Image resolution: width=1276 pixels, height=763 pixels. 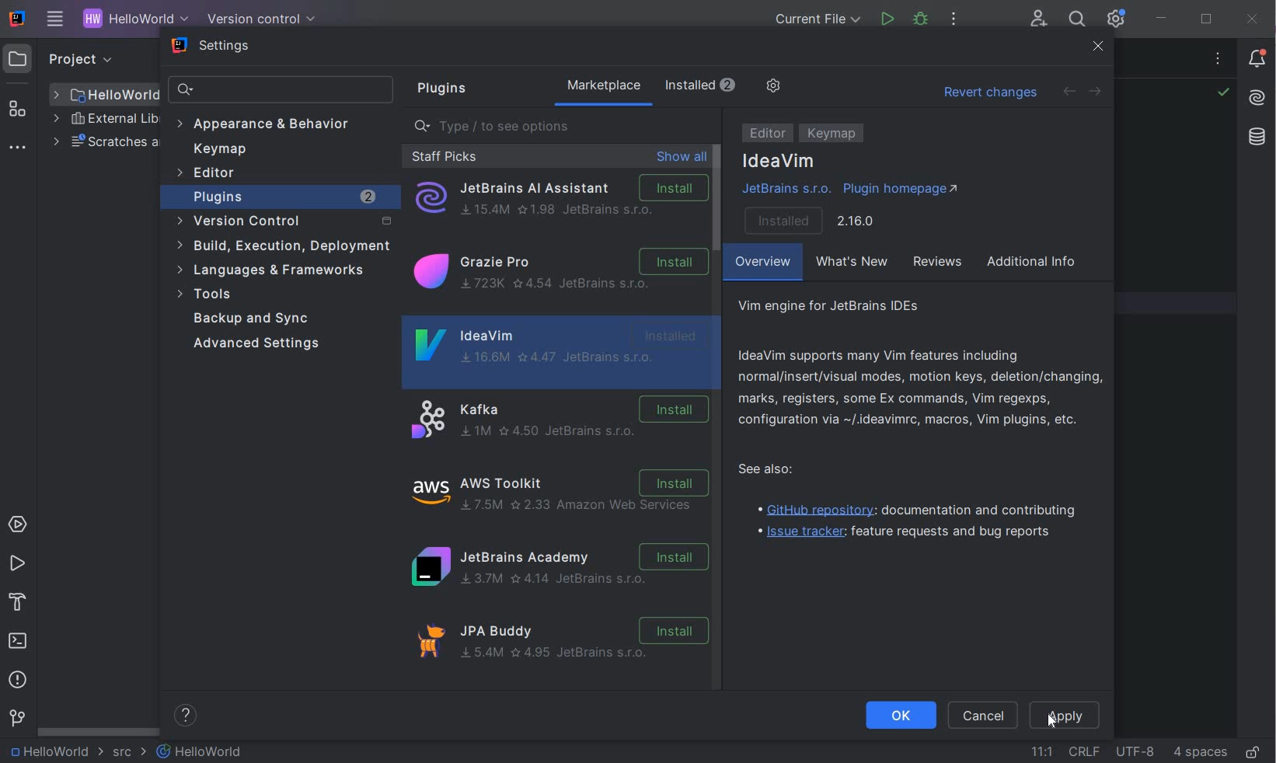 I want to click on settings, so click(x=213, y=47).